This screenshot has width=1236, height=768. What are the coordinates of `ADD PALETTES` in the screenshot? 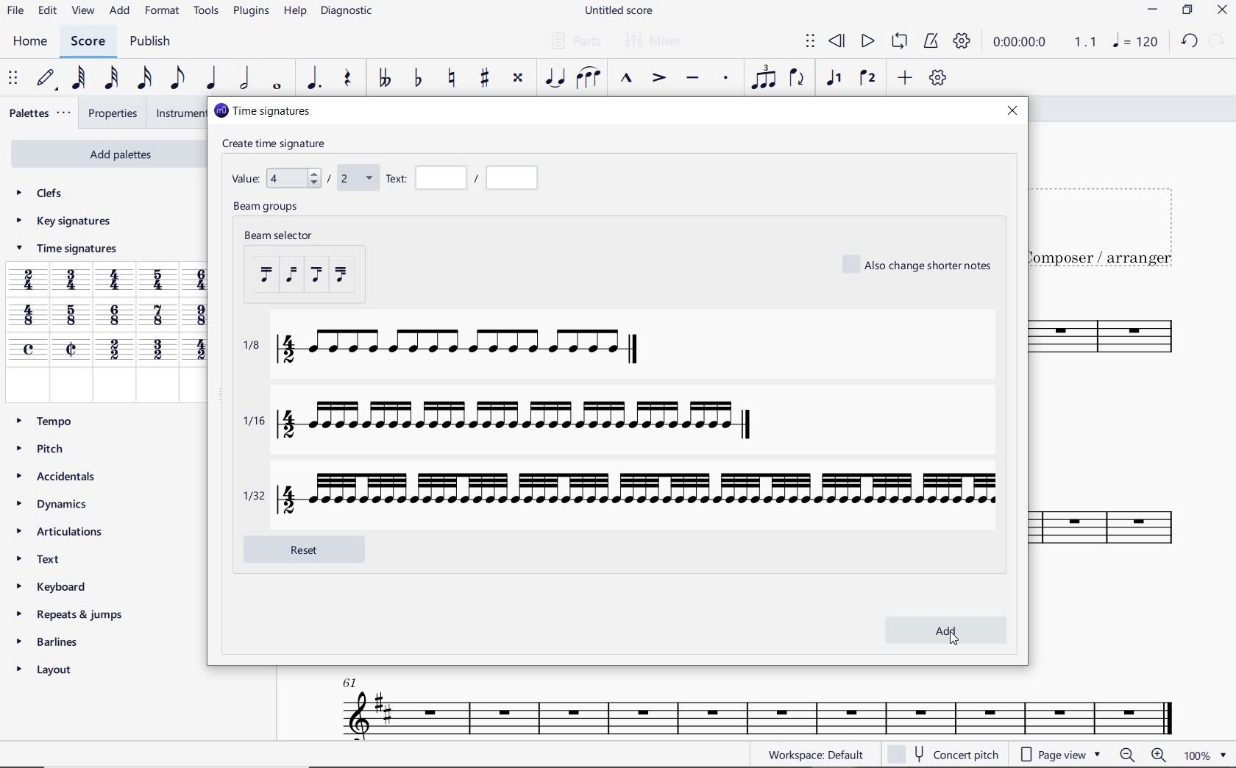 It's located at (106, 154).